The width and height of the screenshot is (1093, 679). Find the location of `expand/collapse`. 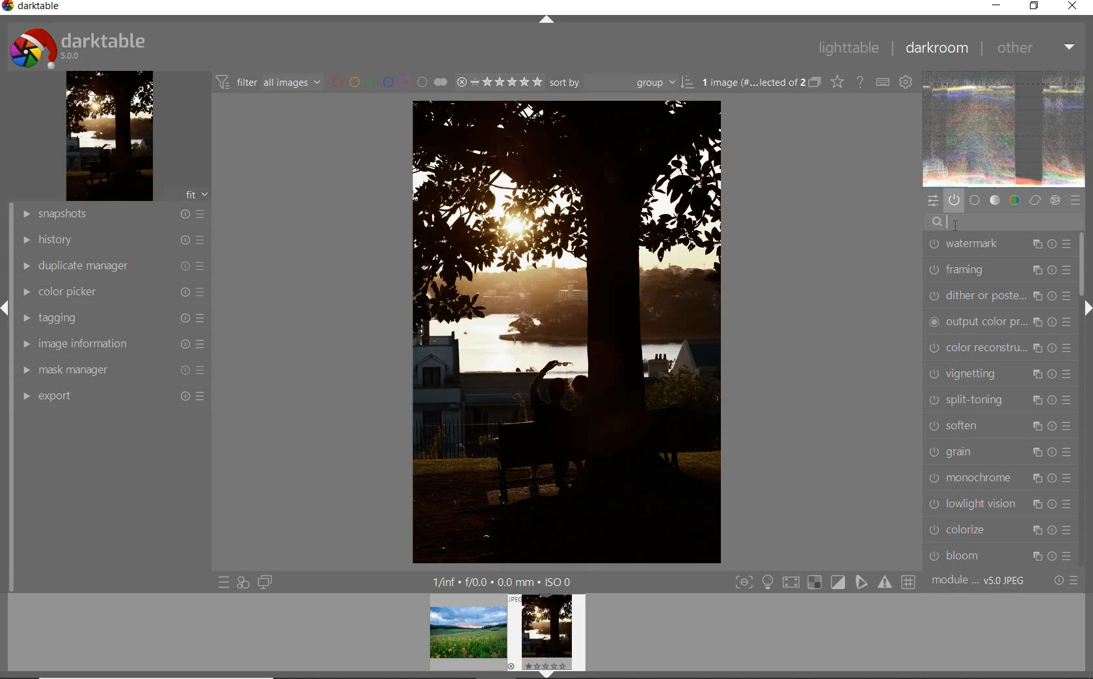

expand/collapse is located at coordinates (548, 22).